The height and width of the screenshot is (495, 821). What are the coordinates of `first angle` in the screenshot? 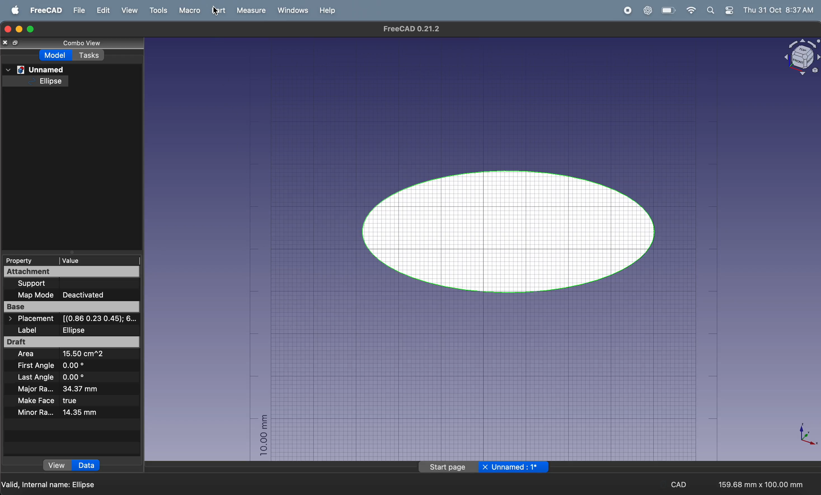 It's located at (63, 366).